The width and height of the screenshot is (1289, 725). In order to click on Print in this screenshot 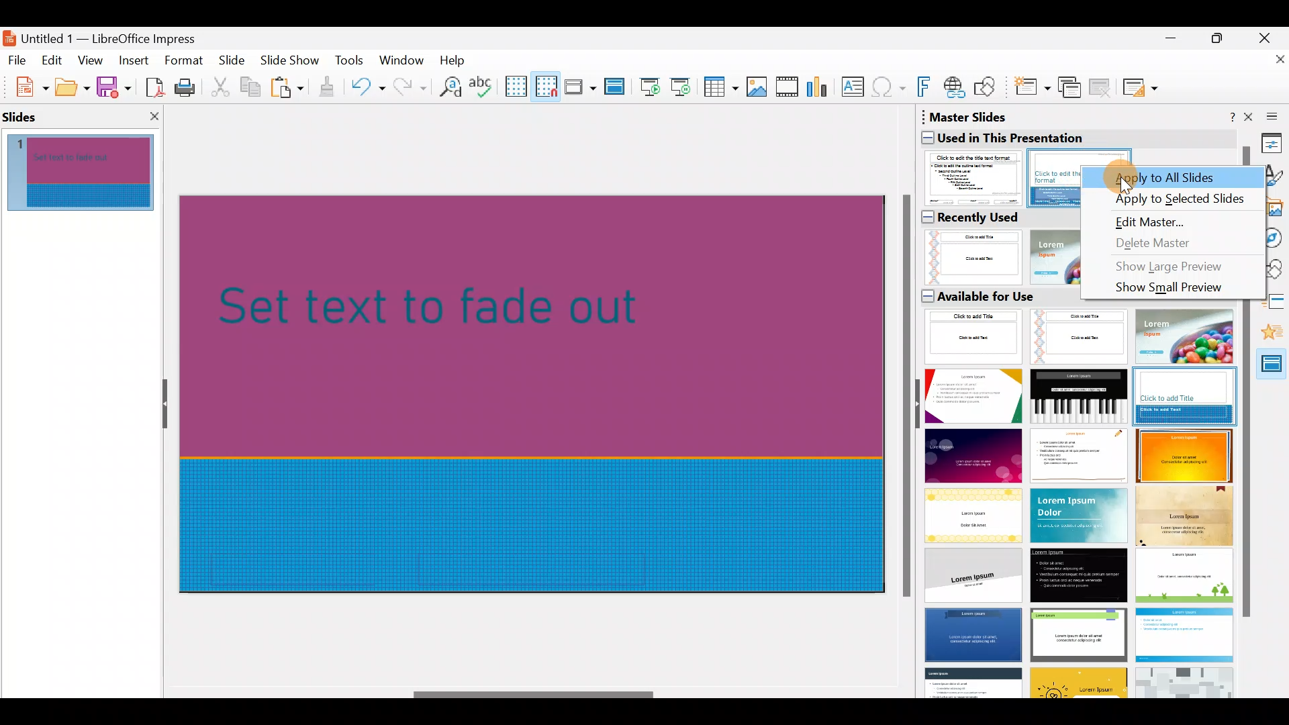, I will do `click(189, 89)`.